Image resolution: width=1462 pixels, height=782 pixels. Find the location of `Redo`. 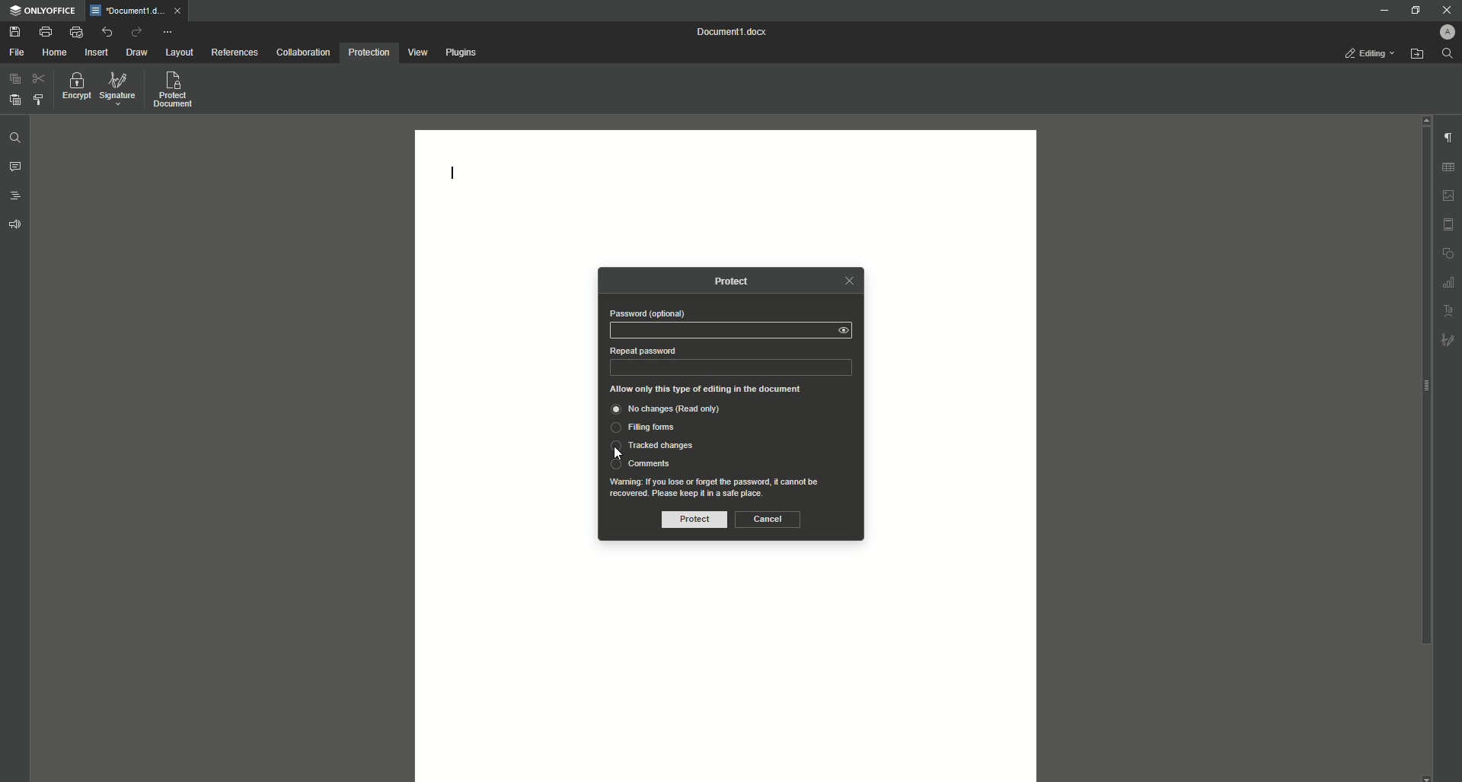

Redo is located at coordinates (136, 31).